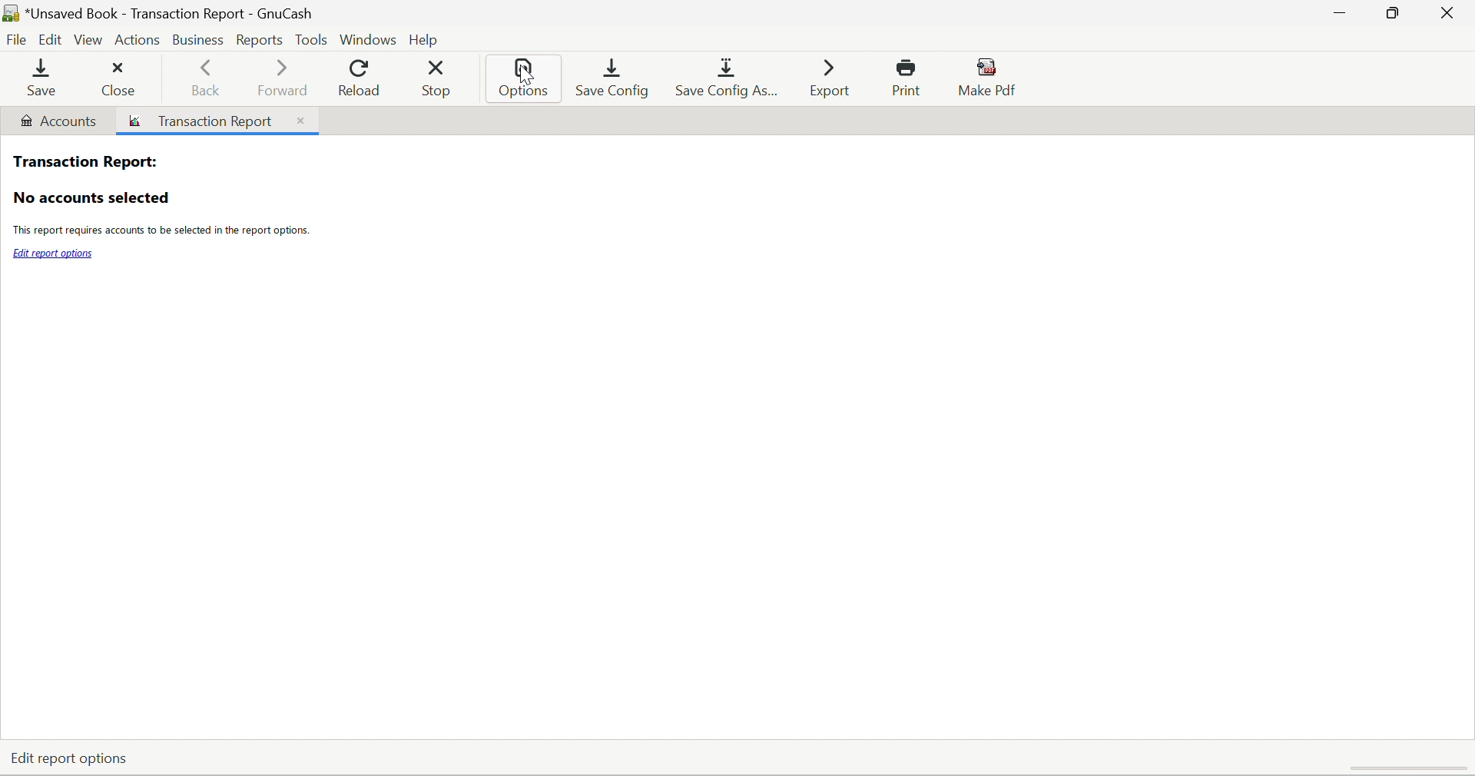 The width and height of the screenshot is (1475, 776). What do you see at coordinates (283, 77) in the screenshot?
I see `Forward` at bounding box center [283, 77].